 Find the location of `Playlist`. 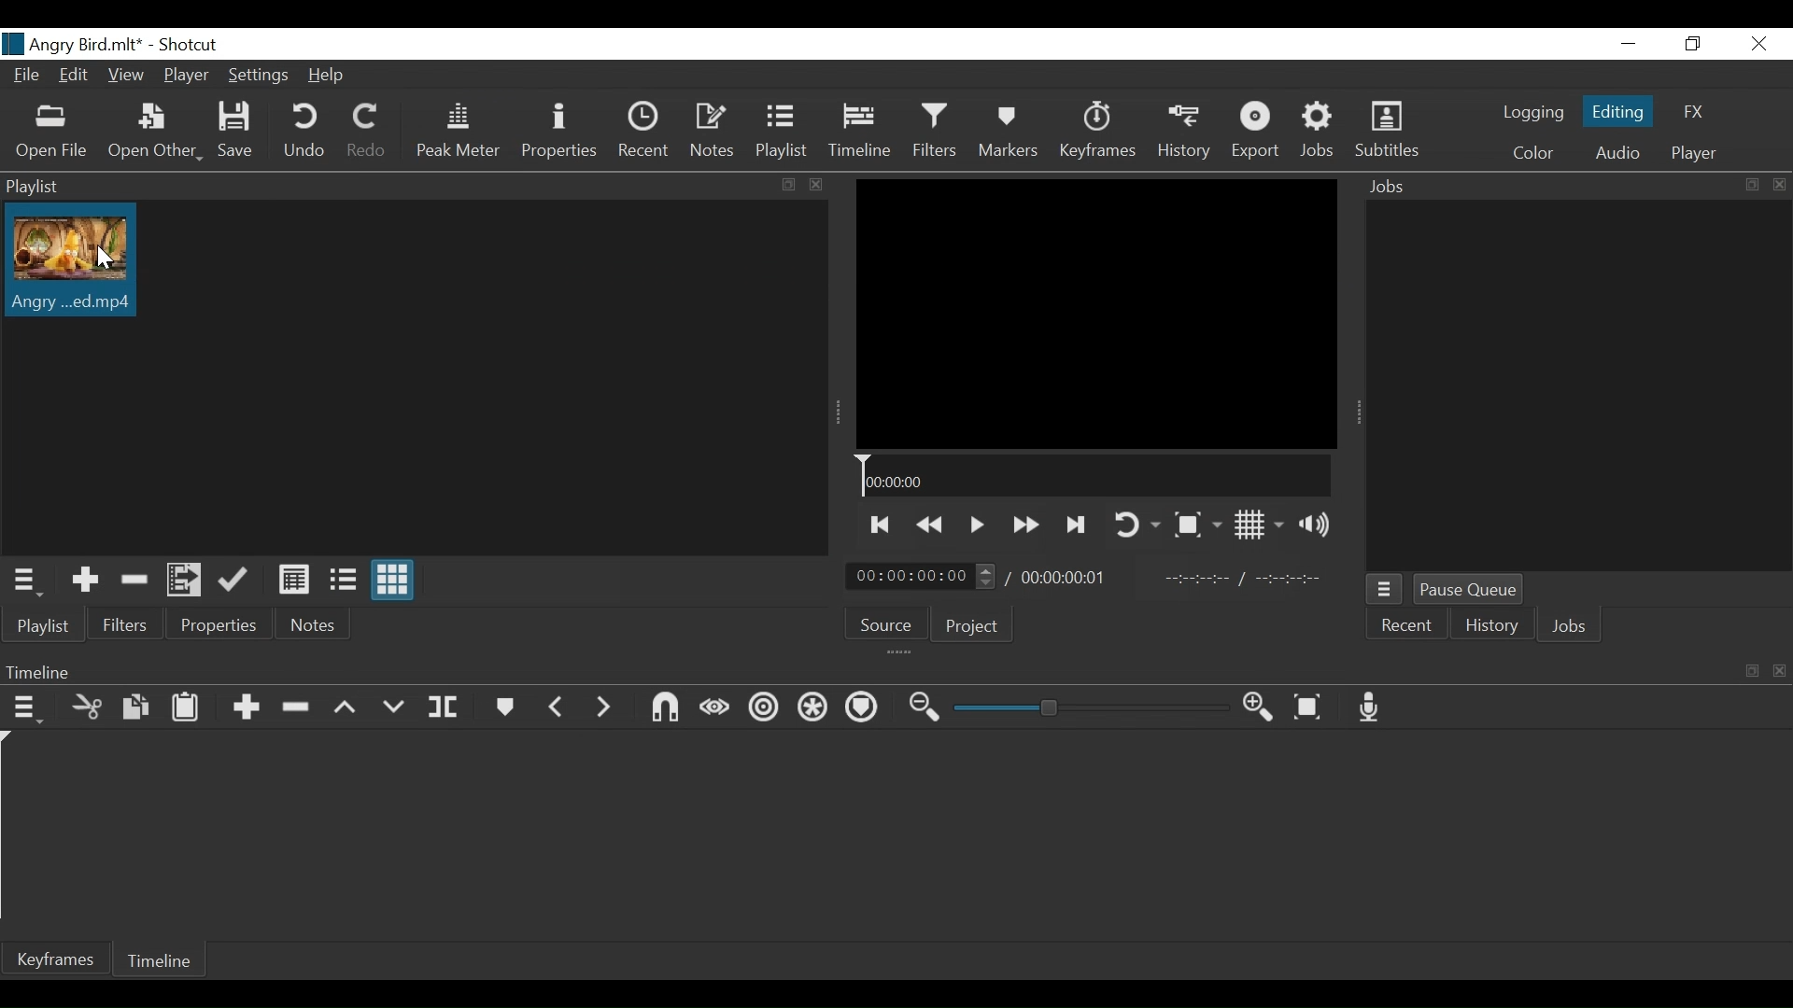

Playlist is located at coordinates (786, 133).